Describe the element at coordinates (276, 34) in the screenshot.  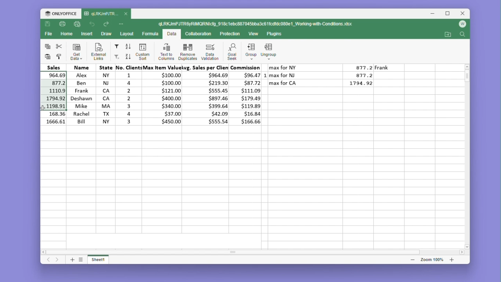
I see `Plugins ` at that location.